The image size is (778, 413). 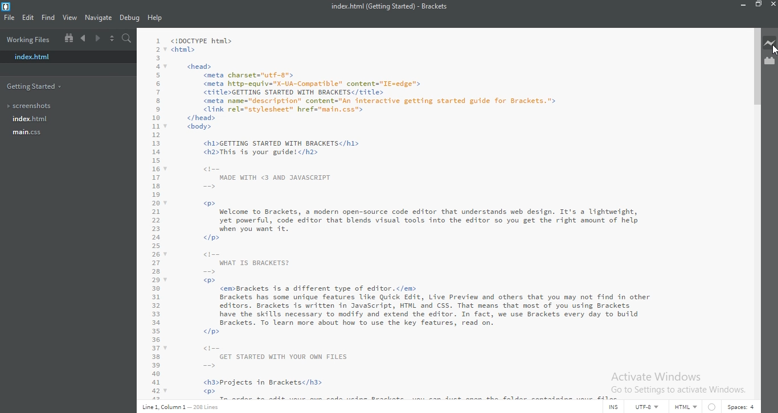 What do you see at coordinates (96, 39) in the screenshot?
I see `Next document` at bounding box center [96, 39].